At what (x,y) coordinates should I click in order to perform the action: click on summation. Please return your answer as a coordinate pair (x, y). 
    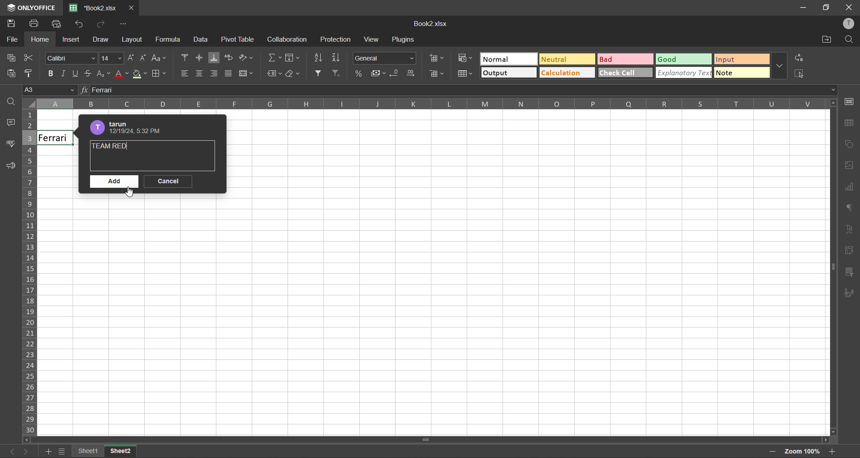
    Looking at the image, I should click on (273, 57).